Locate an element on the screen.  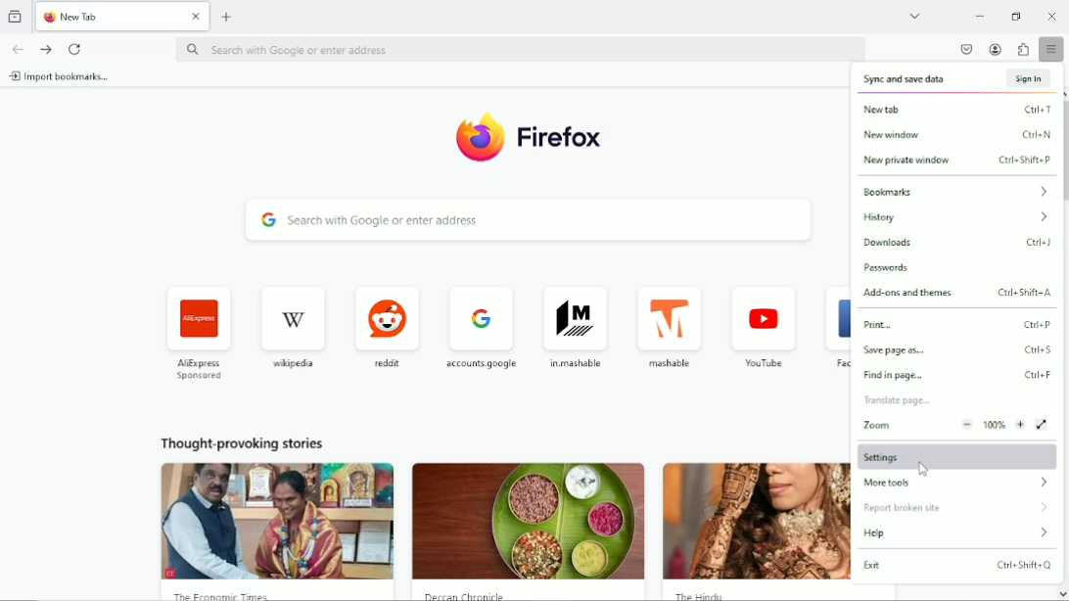
new tab is located at coordinates (958, 109).